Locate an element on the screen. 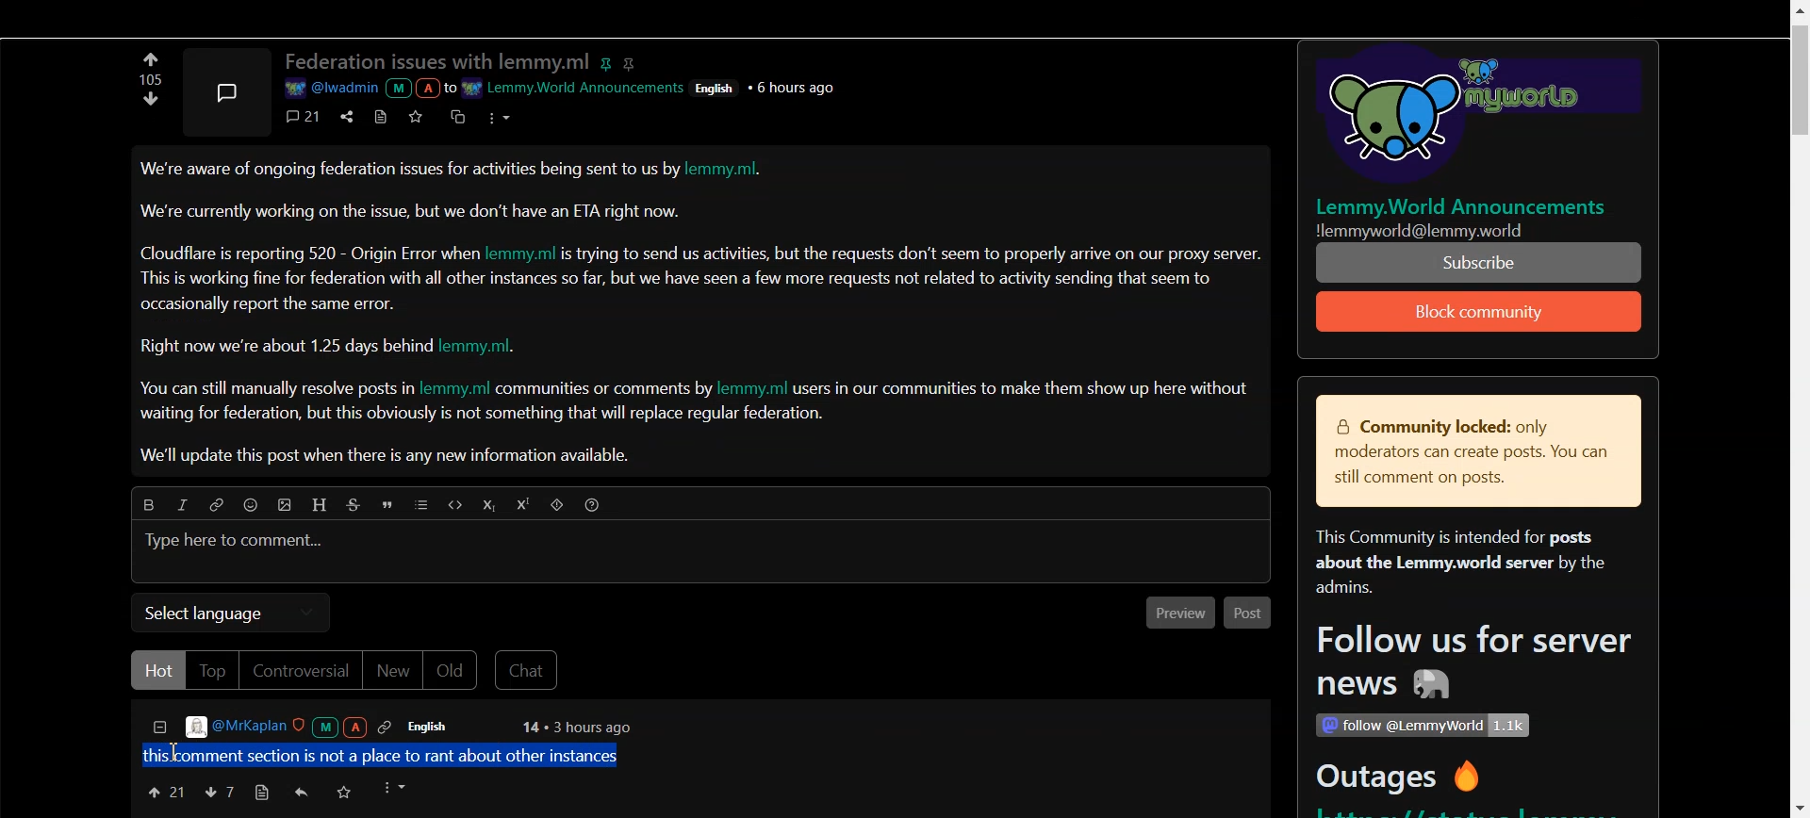 Image resolution: width=1810 pixels, height=818 pixels. Code is located at coordinates (452, 504).